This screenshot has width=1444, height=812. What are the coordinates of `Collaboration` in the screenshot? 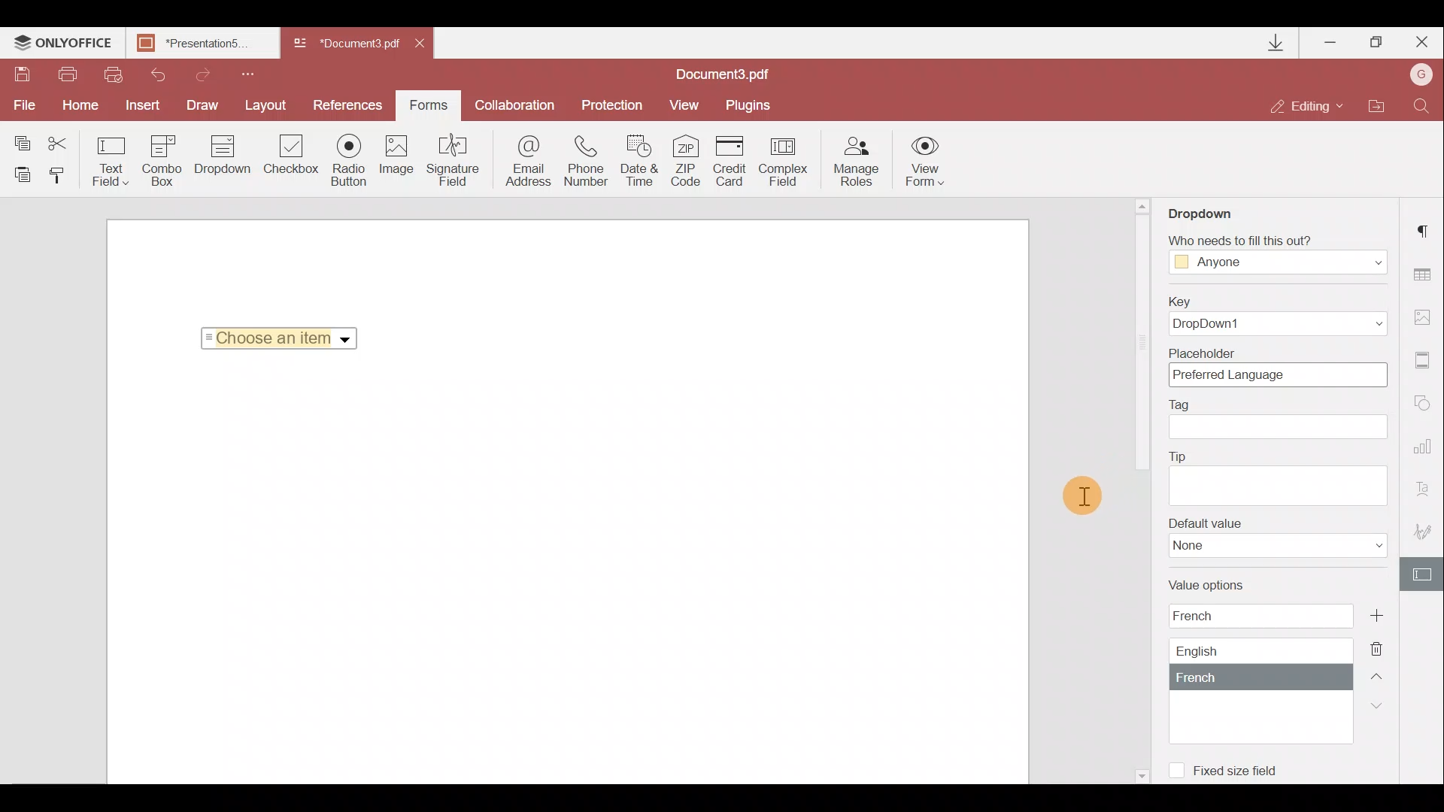 It's located at (514, 105).